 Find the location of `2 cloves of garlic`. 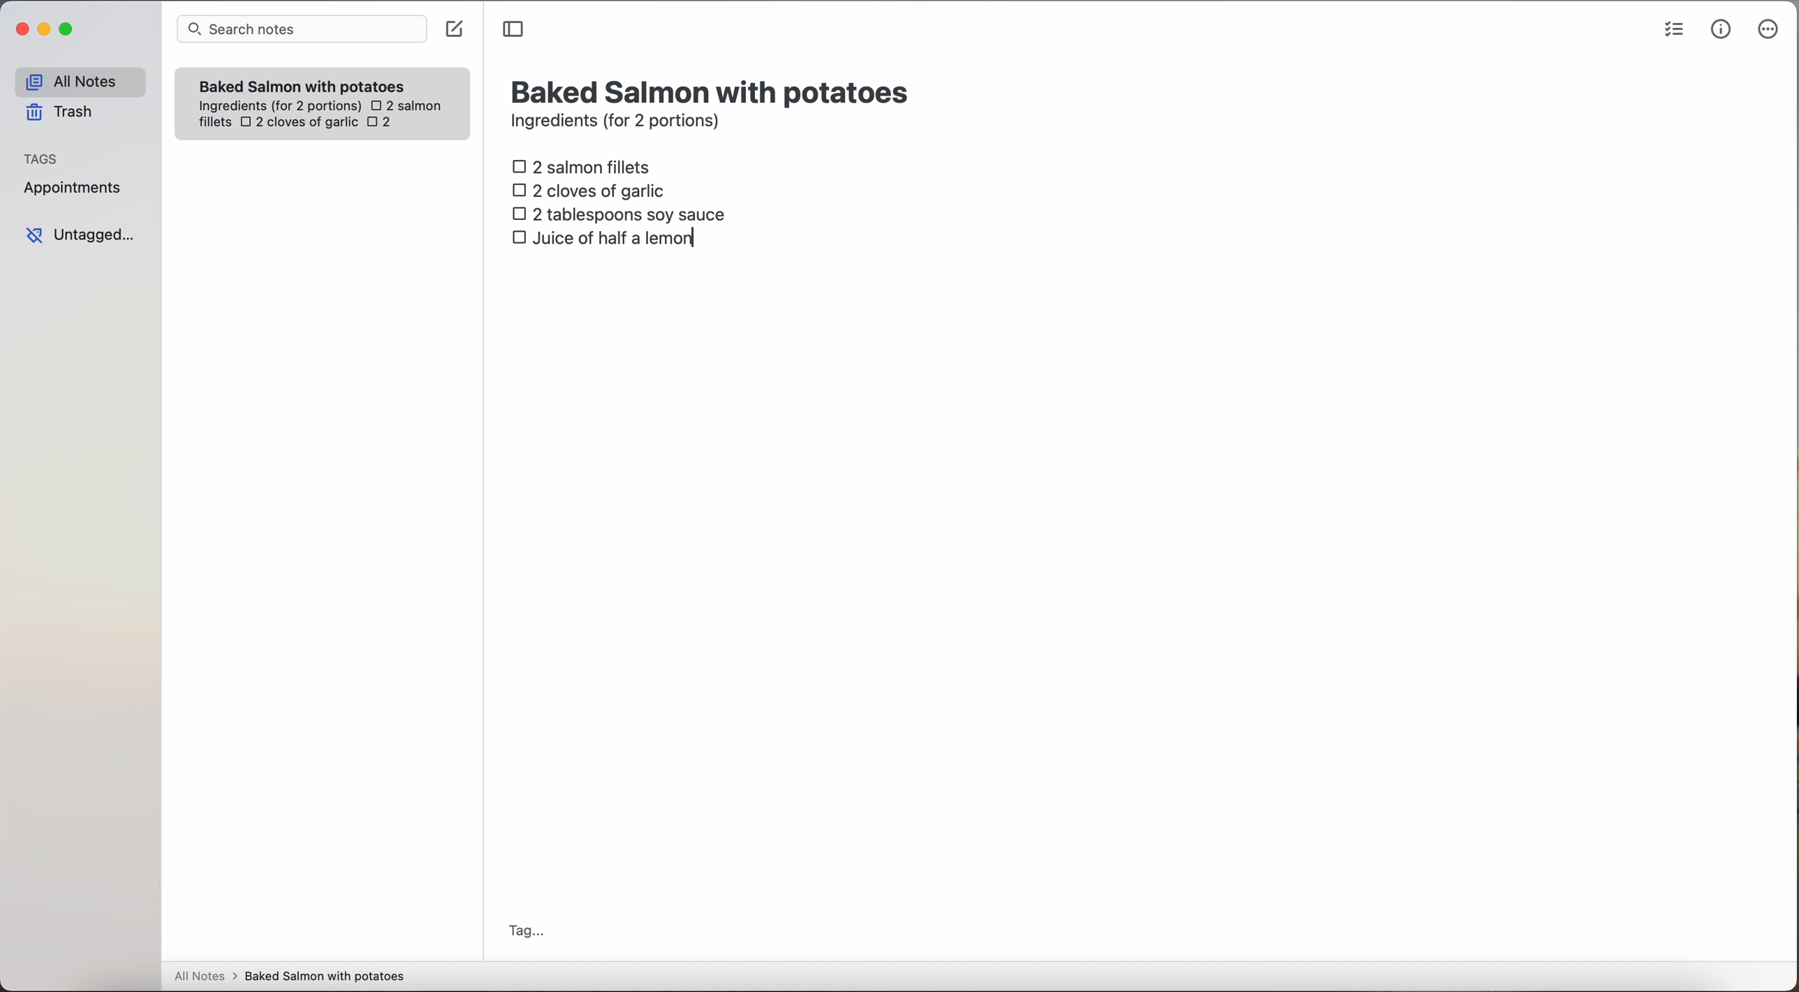

2 cloves of garlic is located at coordinates (592, 188).